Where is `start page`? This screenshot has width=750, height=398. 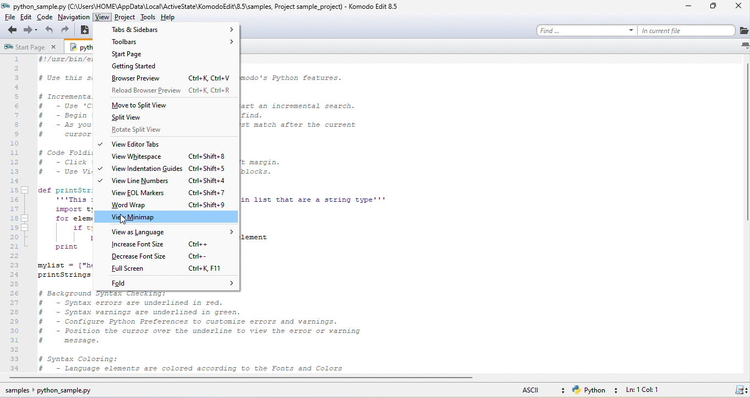
start page is located at coordinates (33, 47).